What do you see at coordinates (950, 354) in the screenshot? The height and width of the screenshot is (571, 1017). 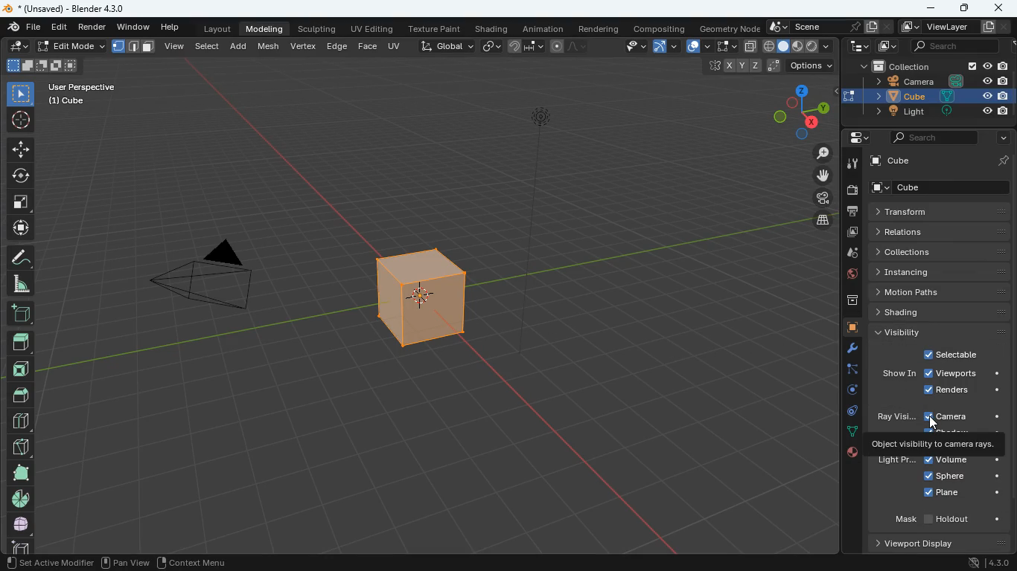 I see `selectable` at bounding box center [950, 354].